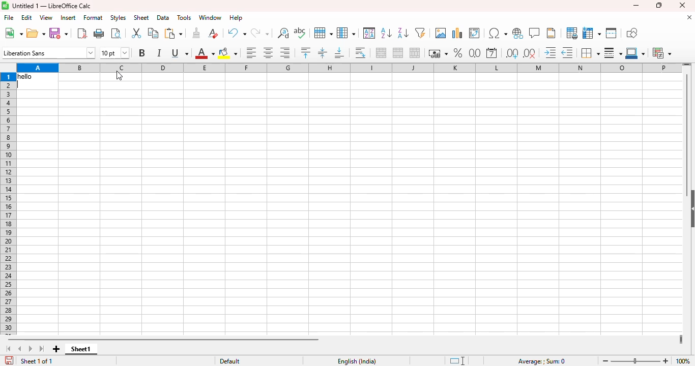  I want to click on align top, so click(305, 52).